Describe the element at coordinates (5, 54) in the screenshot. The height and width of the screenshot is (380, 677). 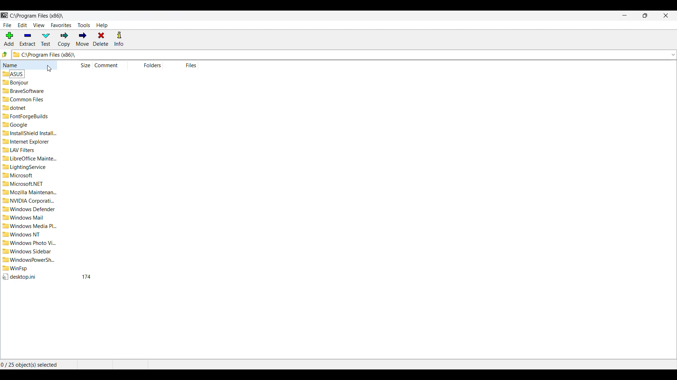
I see `Go to previous folder` at that location.